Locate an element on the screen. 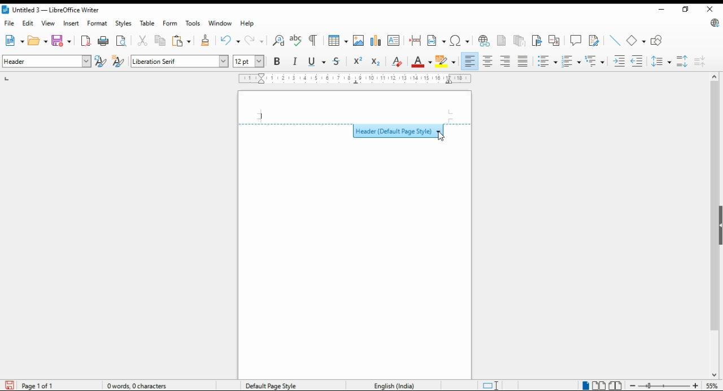 The image size is (723, 391). insert hyperlink is located at coordinates (485, 41).